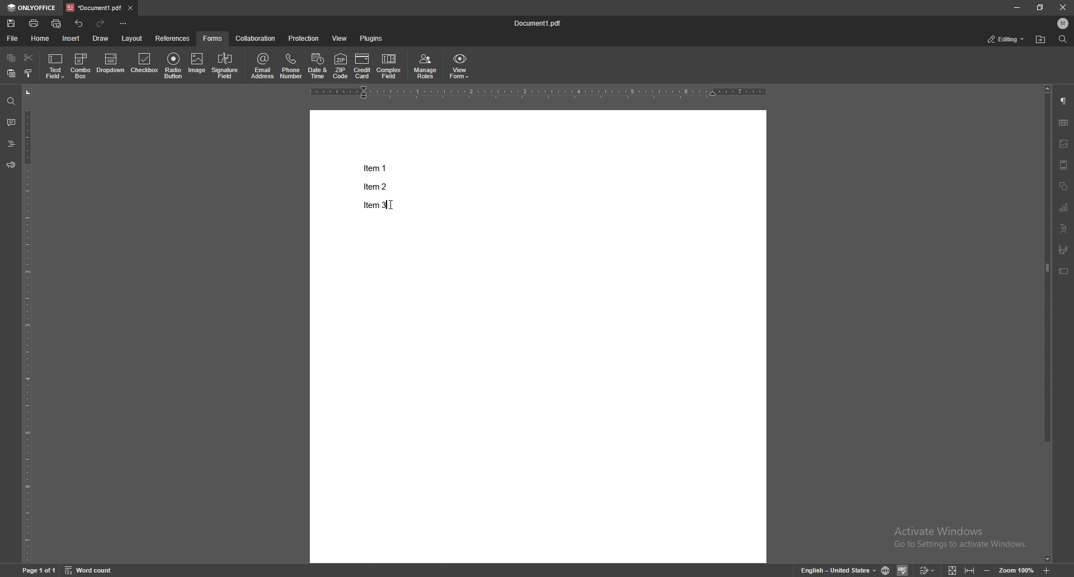 Image resolution: width=1074 pixels, height=577 pixels. I want to click on cut, so click(29, 58).